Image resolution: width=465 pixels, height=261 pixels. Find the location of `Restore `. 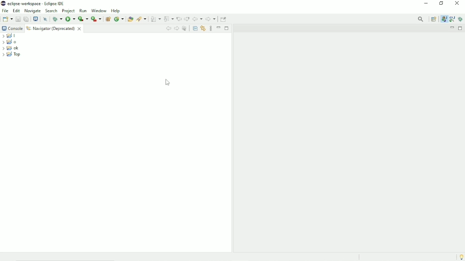

Restore  is located at coordinates (443, 4).